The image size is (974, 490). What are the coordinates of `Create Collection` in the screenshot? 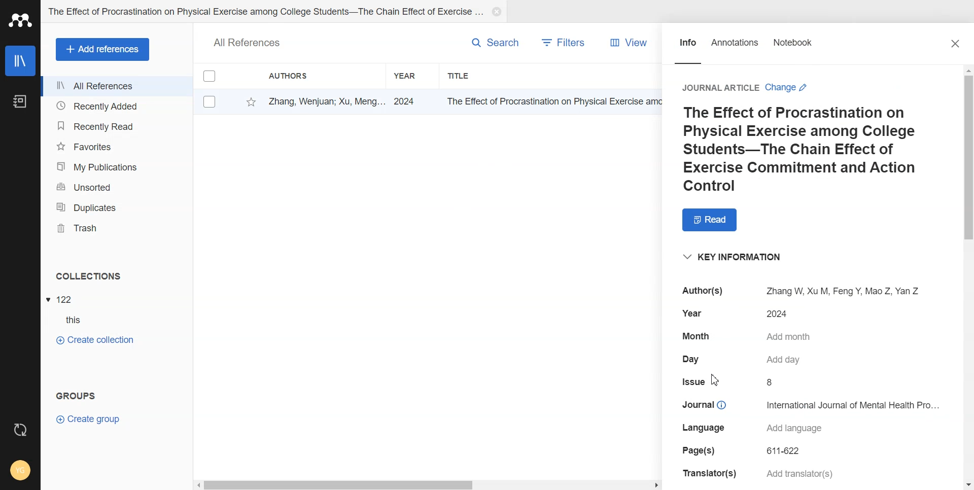 It's located at (95, 340).